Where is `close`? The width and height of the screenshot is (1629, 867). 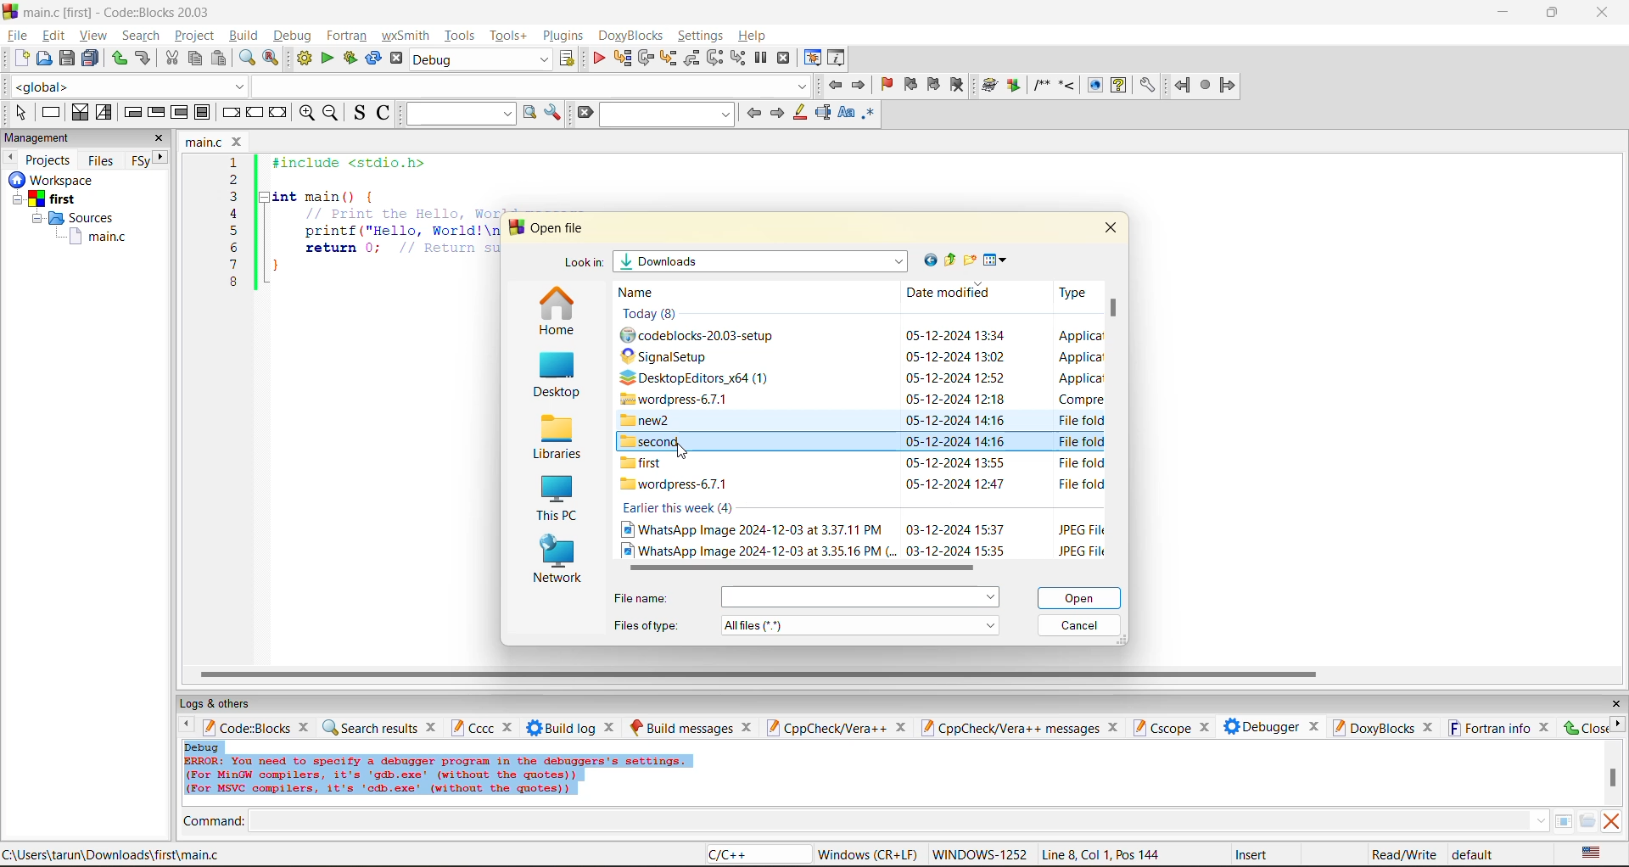
close is located at coordinates (1314, 724).